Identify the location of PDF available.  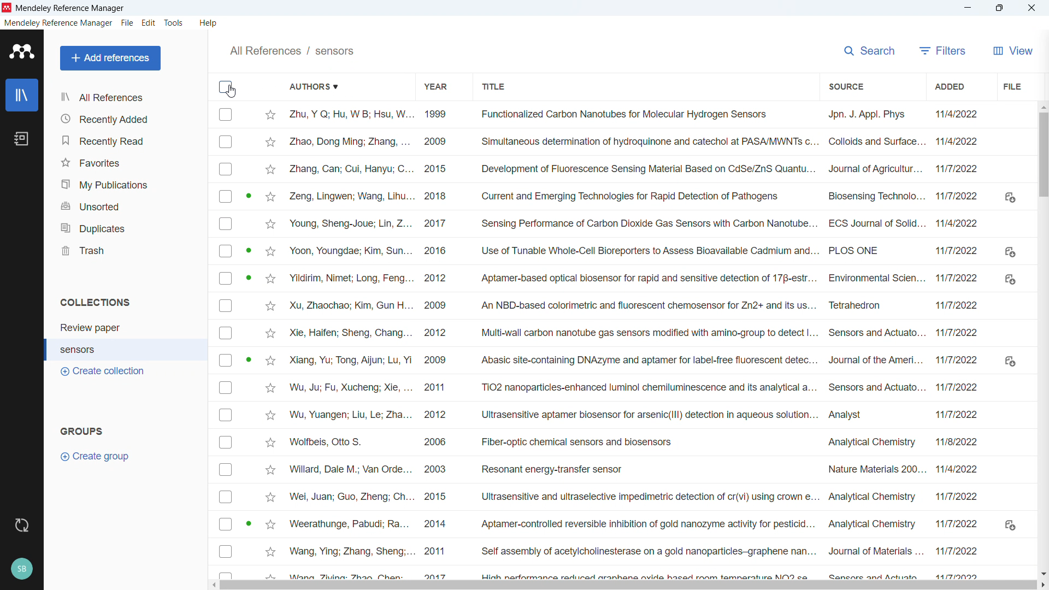
(249, 360).